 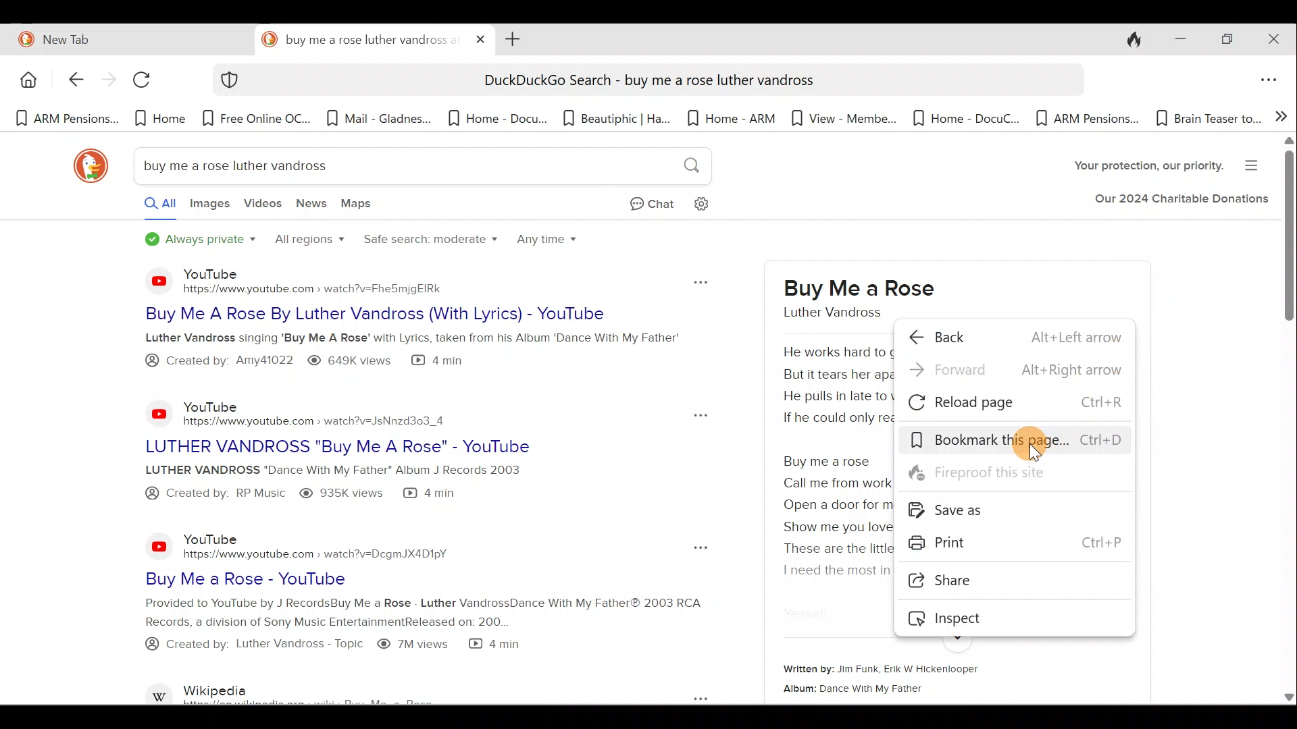 I want to click on YouTube logo, so click(x=150, y=280).